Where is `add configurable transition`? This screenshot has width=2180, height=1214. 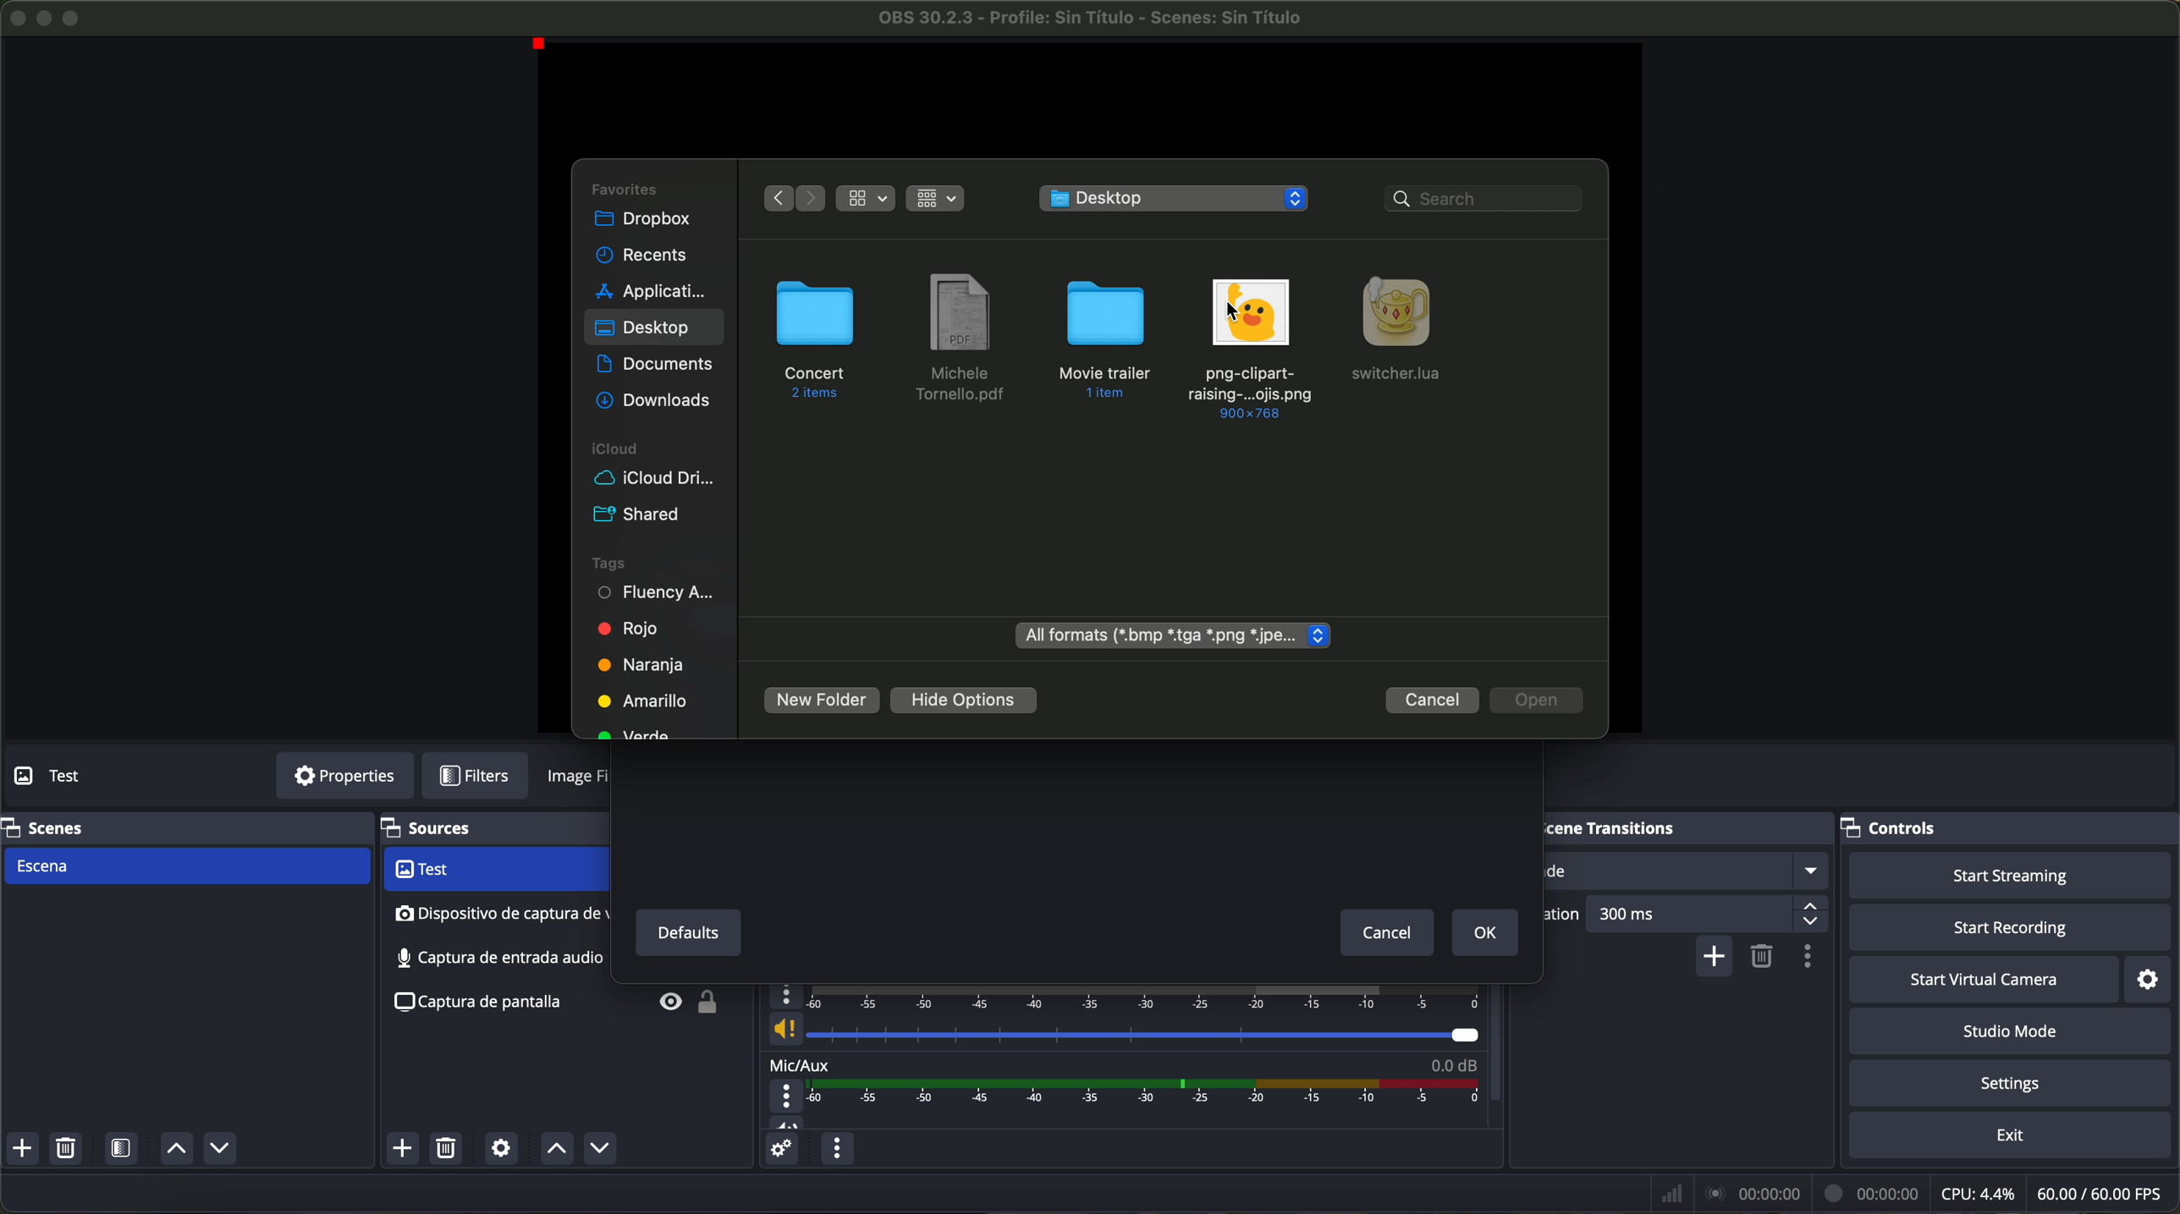
add configurable transition is located at coordinates (1715, 958).